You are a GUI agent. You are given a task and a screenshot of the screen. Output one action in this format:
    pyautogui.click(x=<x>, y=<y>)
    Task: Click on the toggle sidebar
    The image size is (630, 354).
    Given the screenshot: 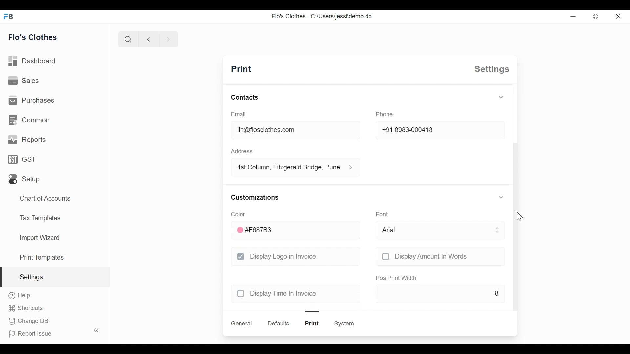 What is the action you would take?
    pyautogui.click(x=97, y=330)
    